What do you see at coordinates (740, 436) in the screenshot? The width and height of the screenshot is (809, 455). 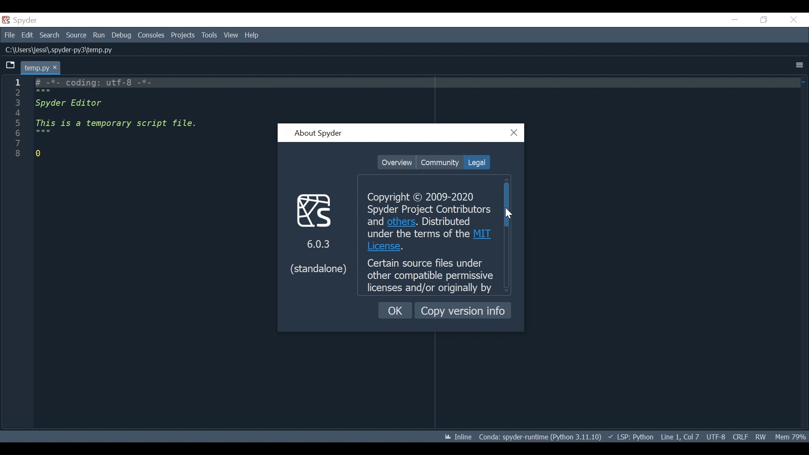 I see `CRLF` at bounding box center [740, 436].